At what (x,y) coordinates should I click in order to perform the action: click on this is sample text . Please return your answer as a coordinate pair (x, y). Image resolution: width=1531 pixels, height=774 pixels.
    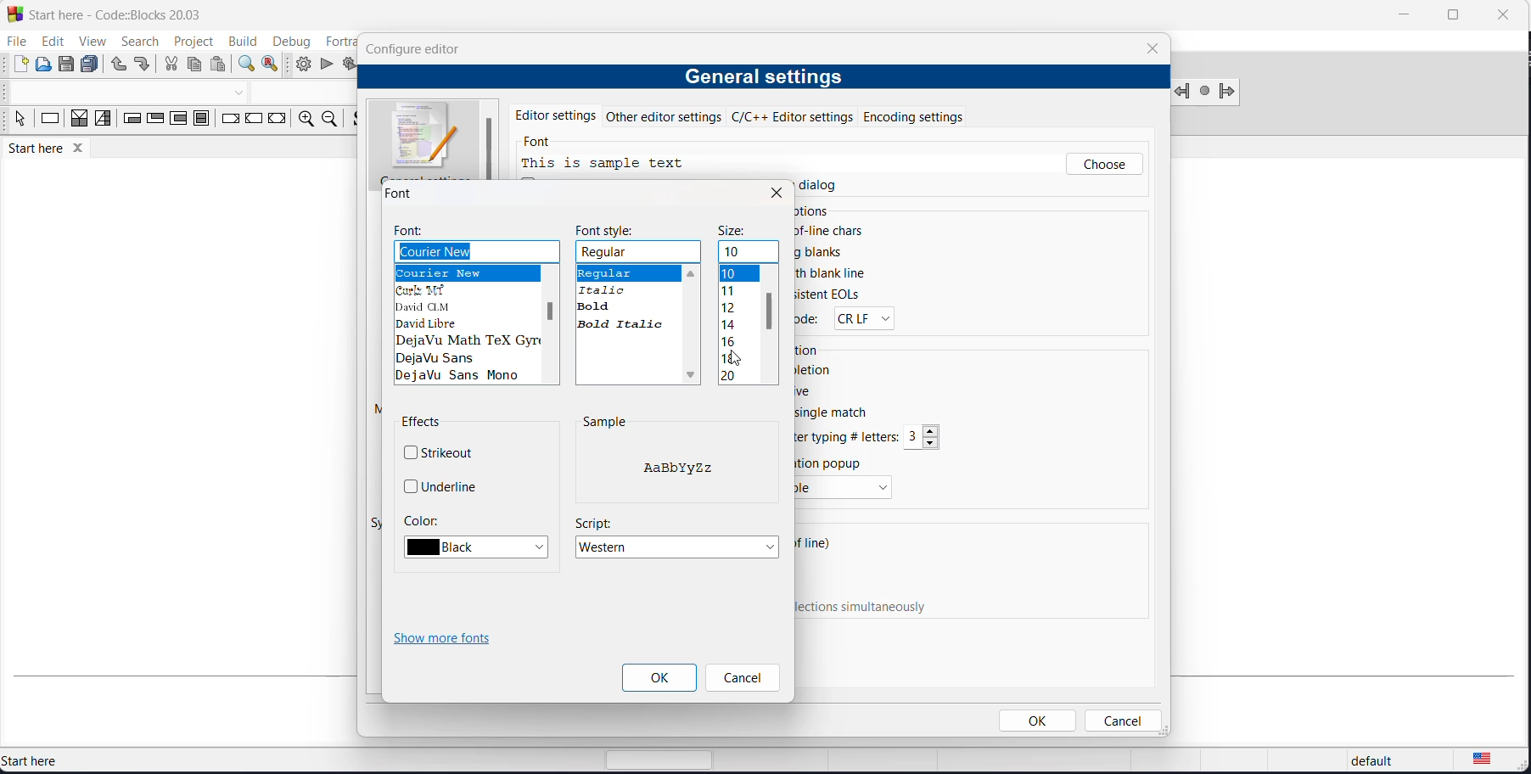
    Looking at the image, I should click on (608, 164).